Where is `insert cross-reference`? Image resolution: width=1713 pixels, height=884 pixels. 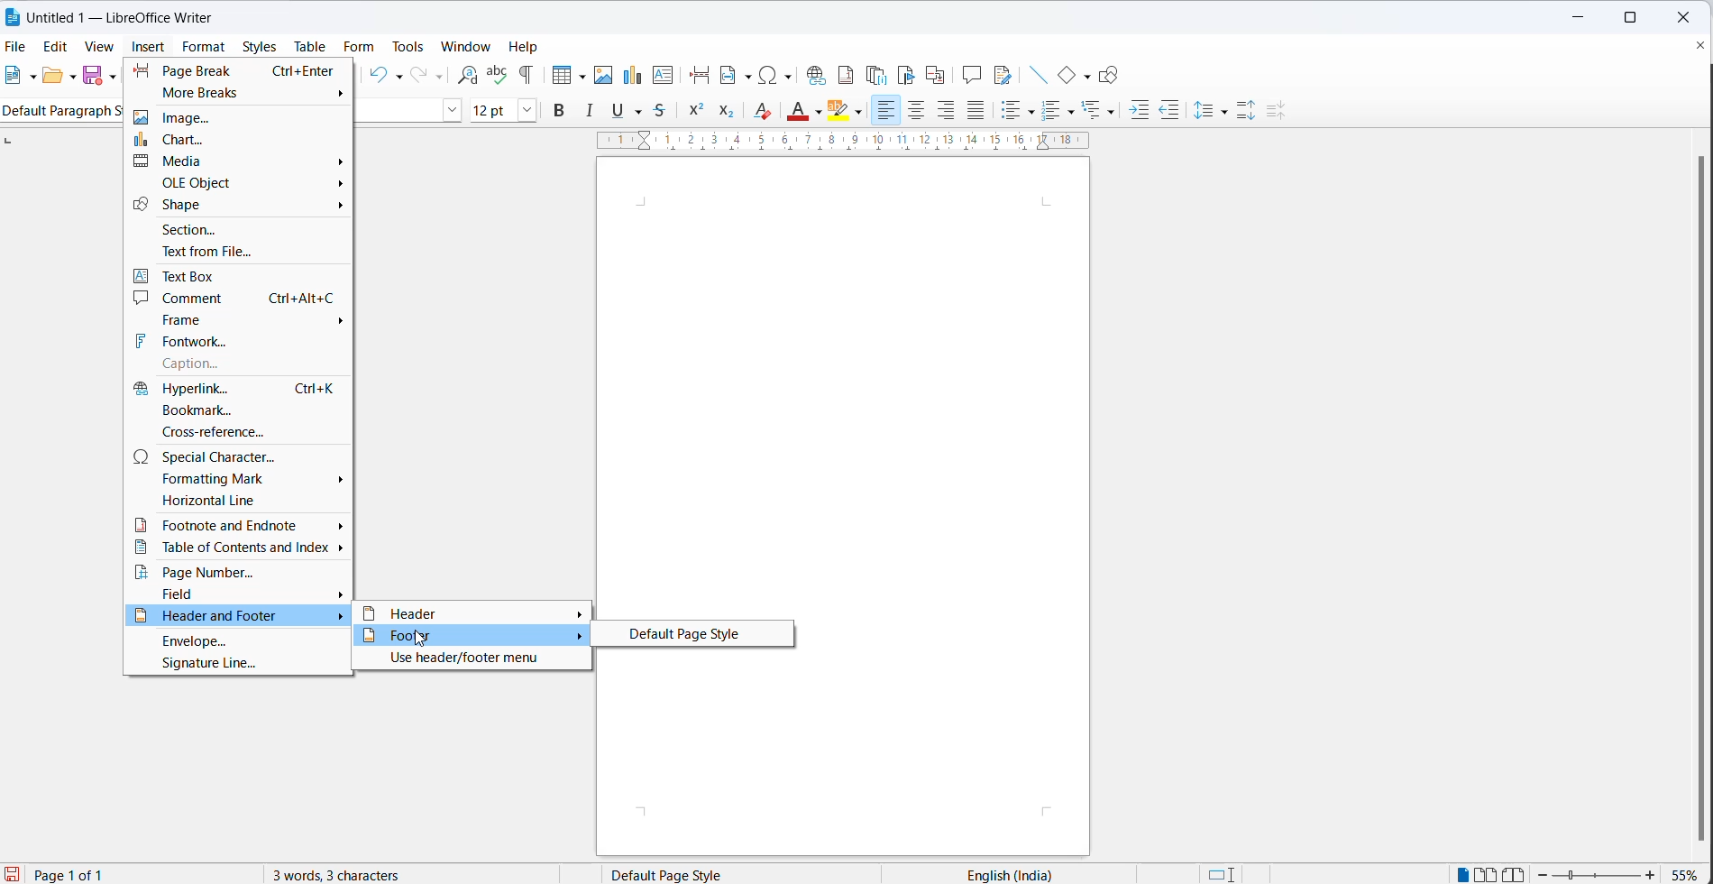
insert cross-reference is located at coordinates (937, 77).